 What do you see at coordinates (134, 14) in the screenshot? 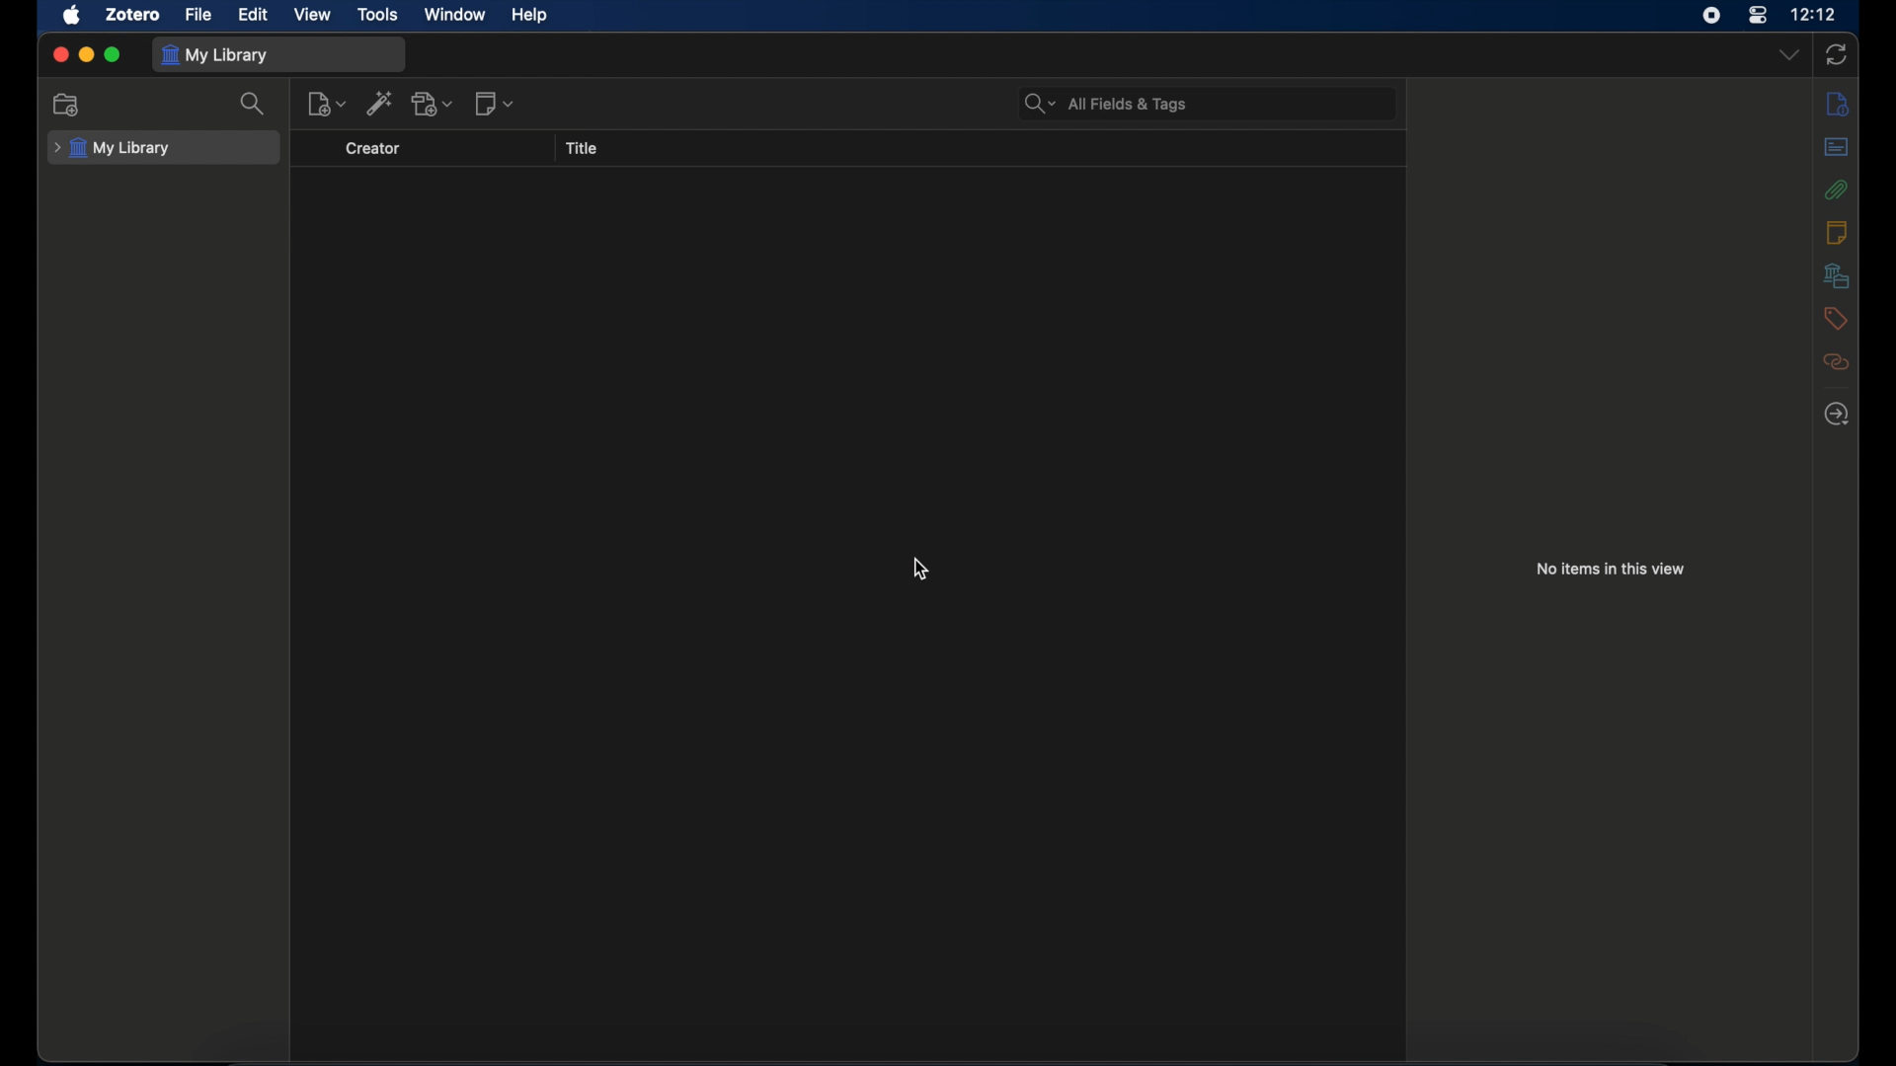
I see `zotero` at bounding box center [134, 14].